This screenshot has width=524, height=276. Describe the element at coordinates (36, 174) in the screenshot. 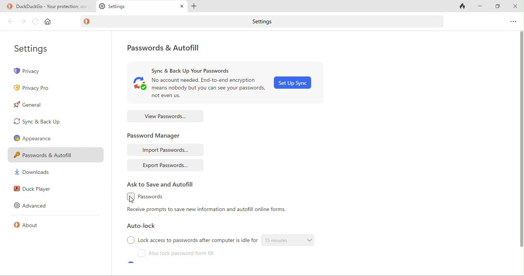

I see `downloads` at that location.